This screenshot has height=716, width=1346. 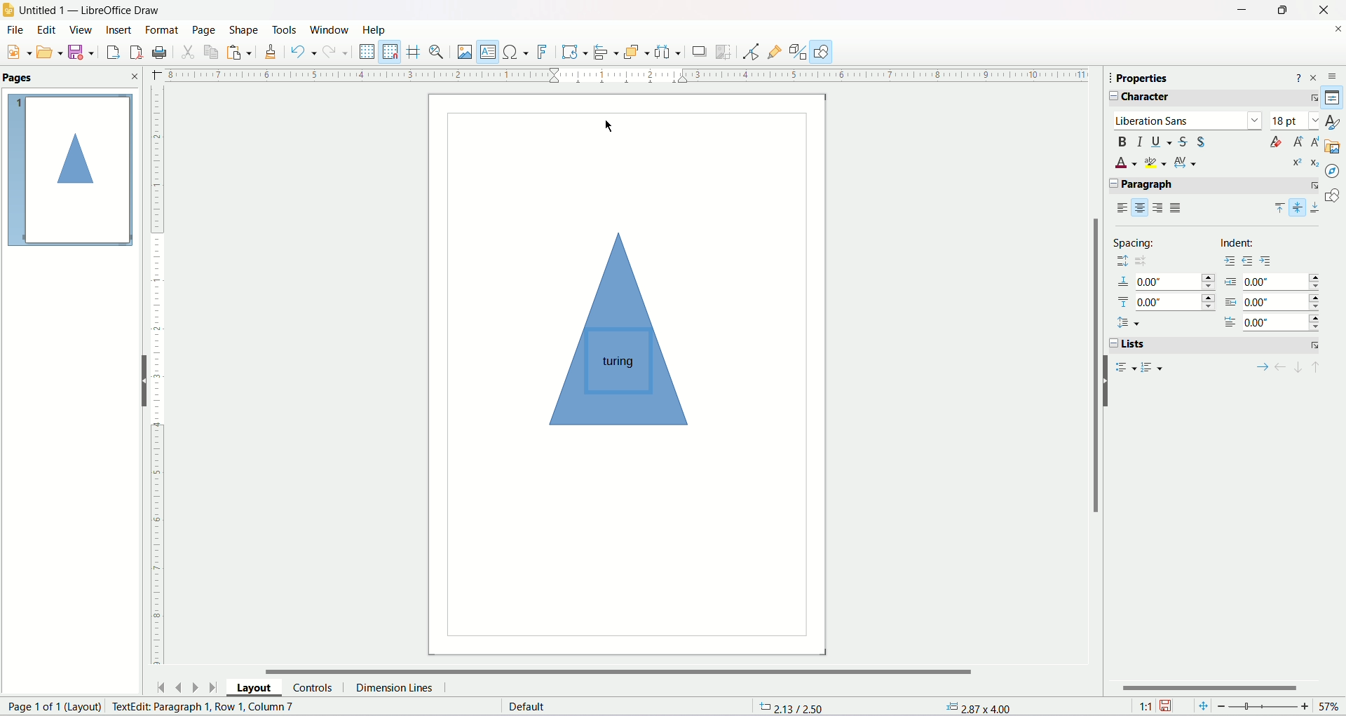 What do you see at coordinates (1298, 207) in the screenshot?
I see `vertically center` at bounding box center [1298, 207].